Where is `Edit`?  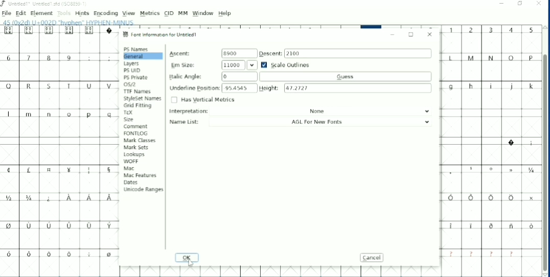
Edit is located at coordinates (21, 13).